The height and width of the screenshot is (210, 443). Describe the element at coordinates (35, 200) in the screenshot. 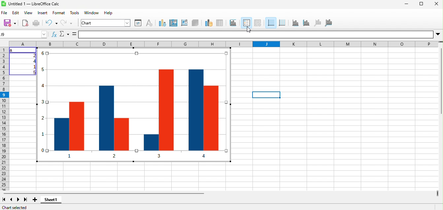

I see `add sheet` at that location.